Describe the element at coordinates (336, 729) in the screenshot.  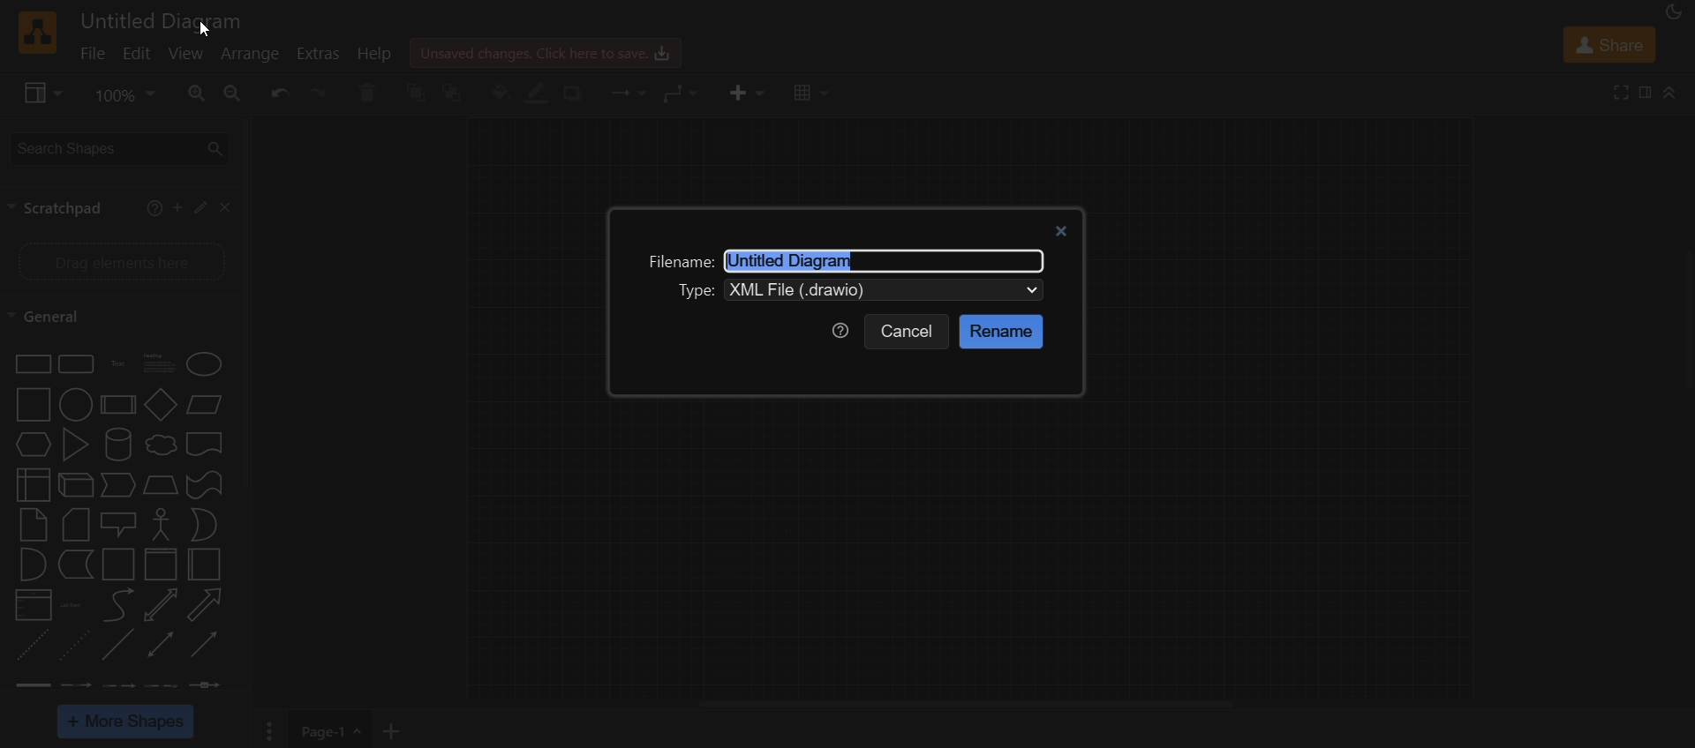
I see `page 1` at that location.